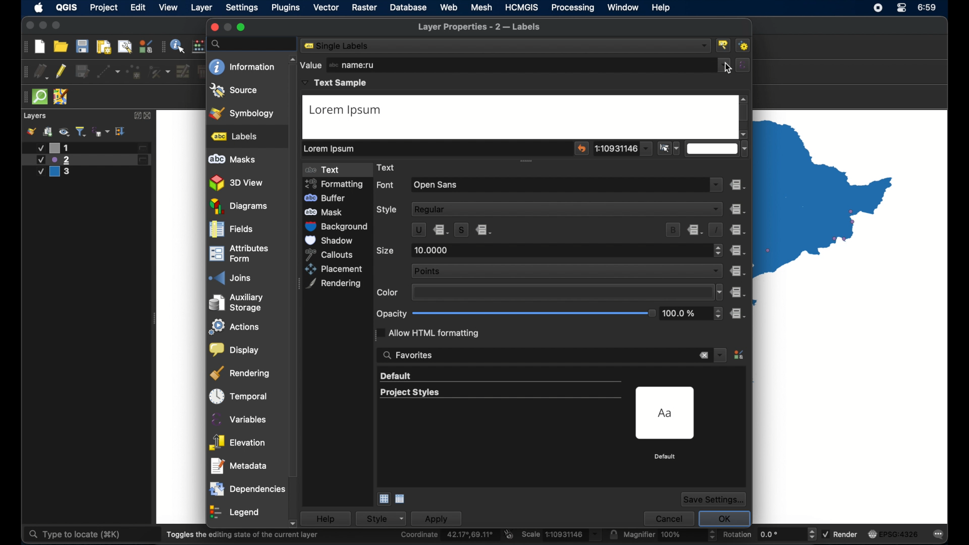 This screenshot has width=969, height=545. I want to click on stepper buttons, so click(718, 250).